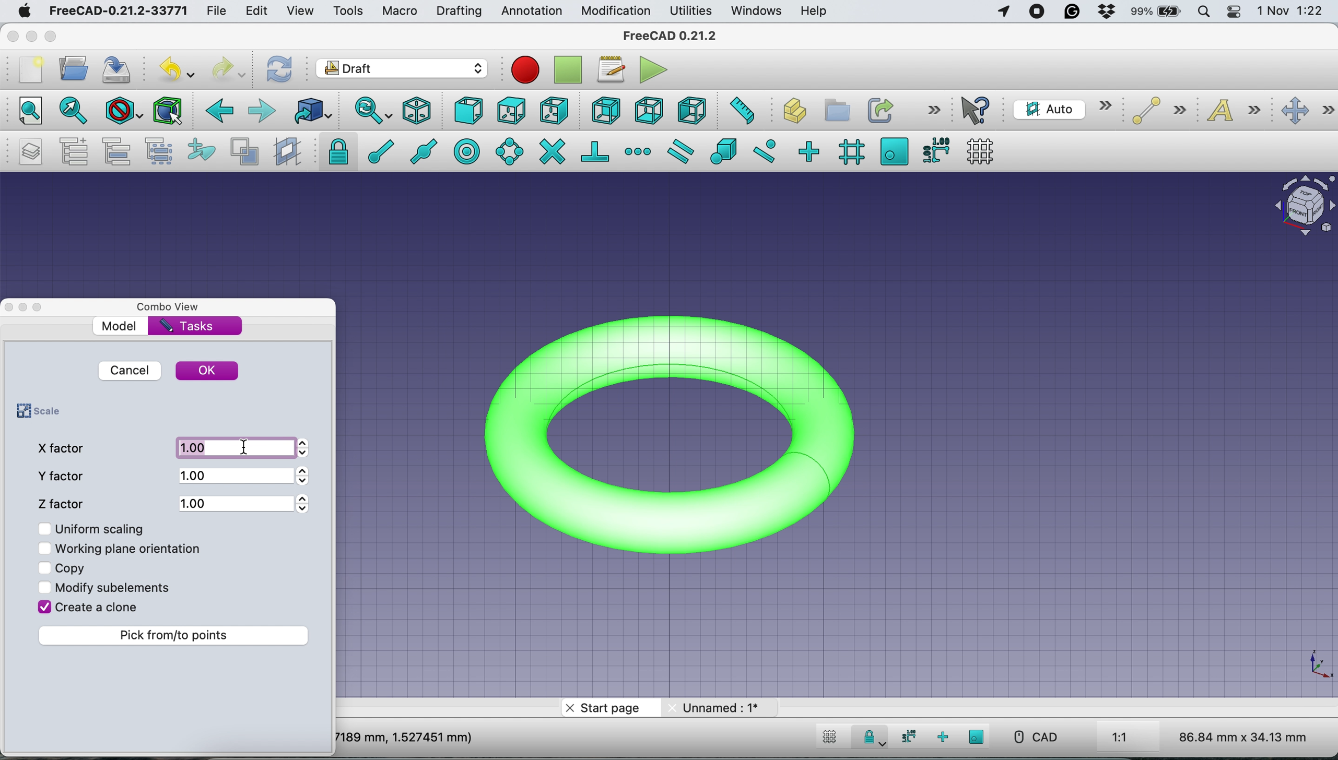  What do you see at coordinates (1155, 111) in the screenshot?
I see `line` at bounding box center [1155, 111].